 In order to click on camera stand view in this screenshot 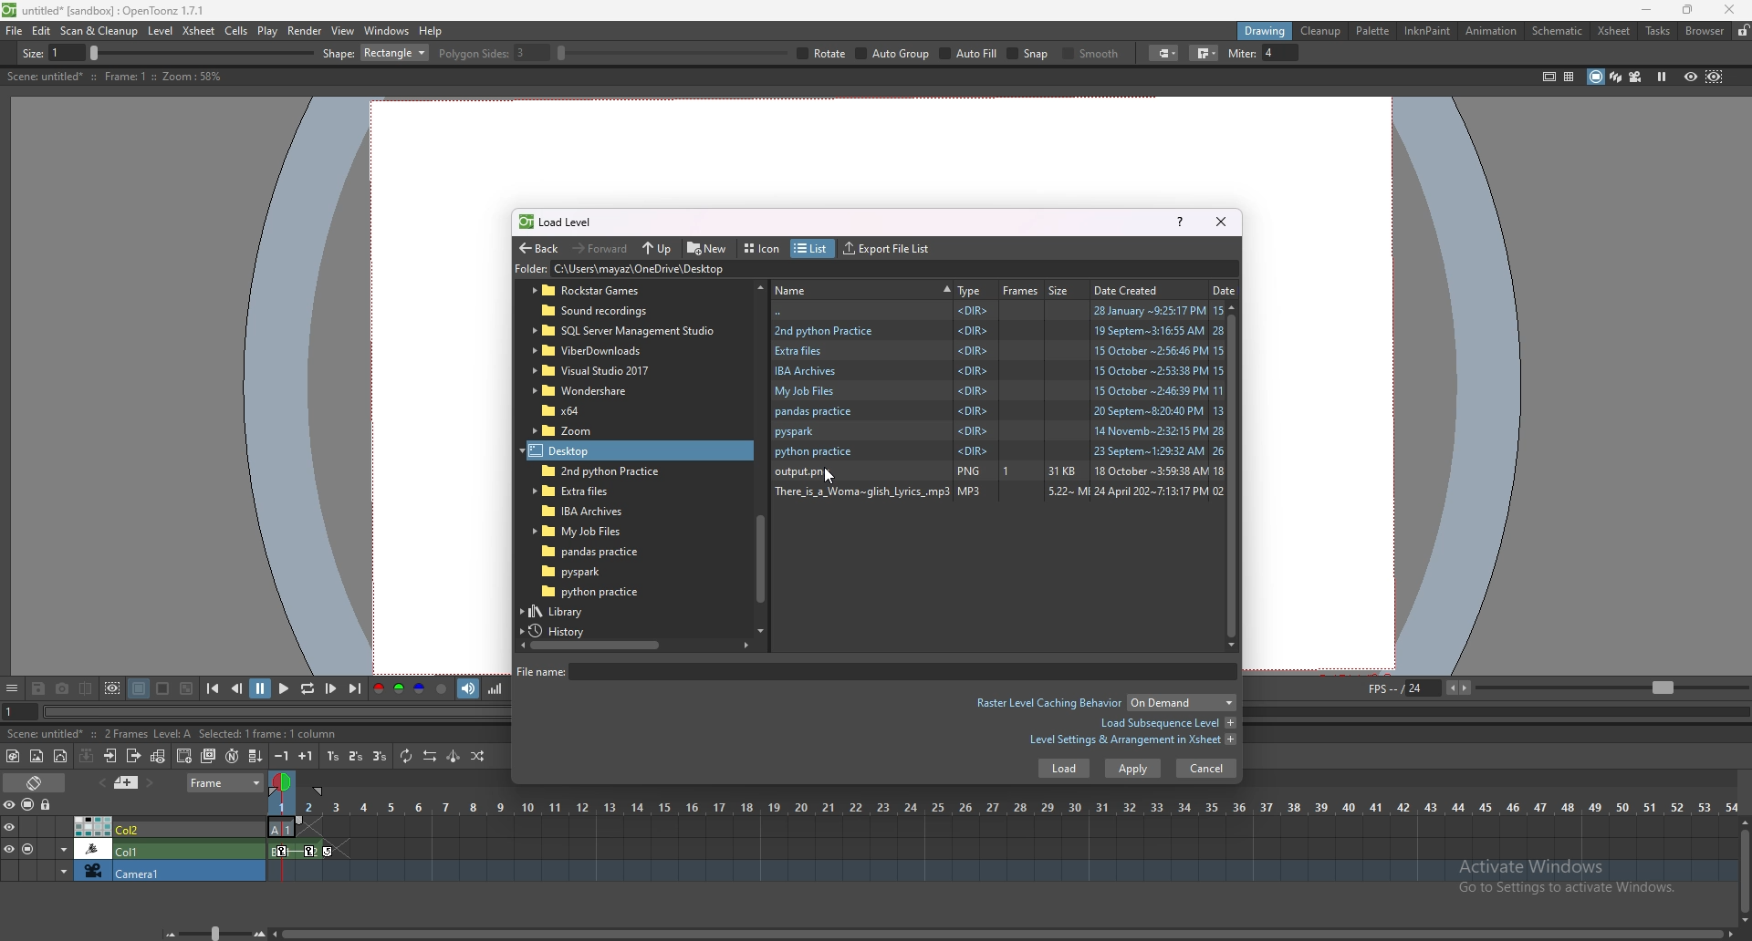, I will do `click(1594, 77)`.